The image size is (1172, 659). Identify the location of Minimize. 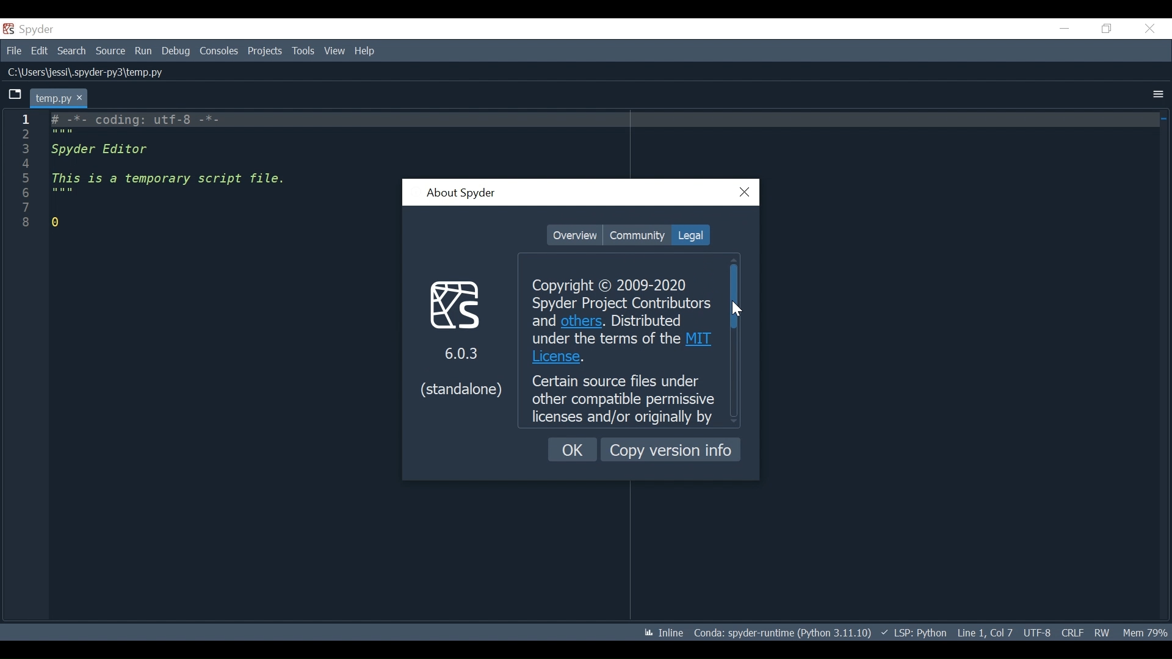
(1064, 28).